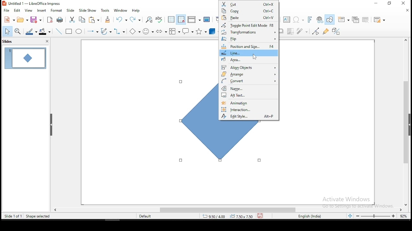  What do you see at coordinates (16, 10) in the screenshot?
I see `edit` at bounding box center [16, 10].